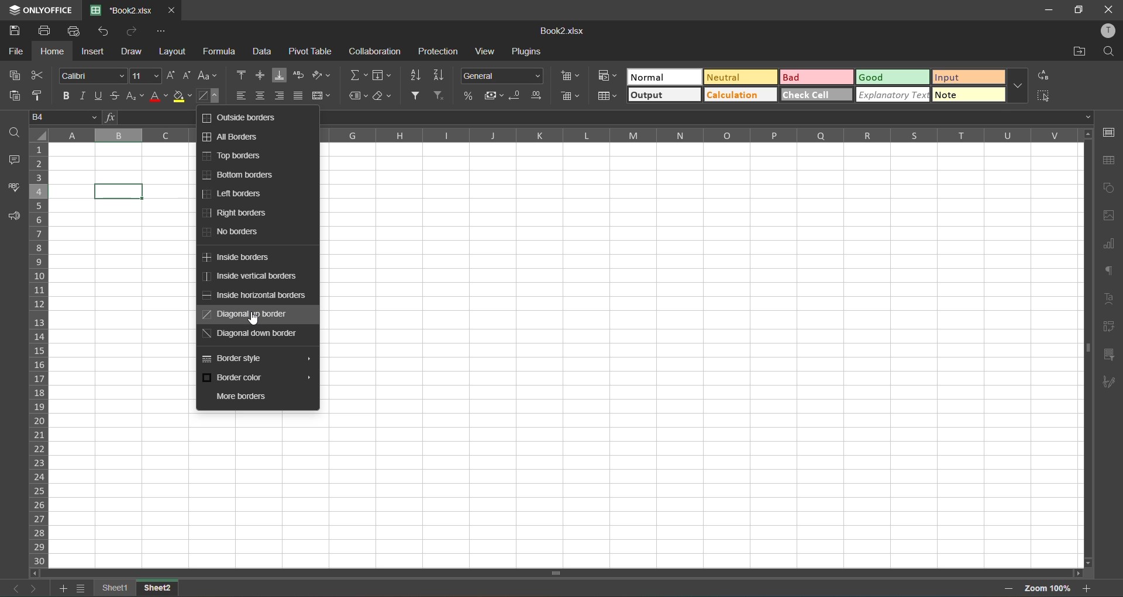 The width and height of the screenshot is (1123, 597). Describe the element at coordinates (1108, 53) in the screenshot. I see `find` at that location.